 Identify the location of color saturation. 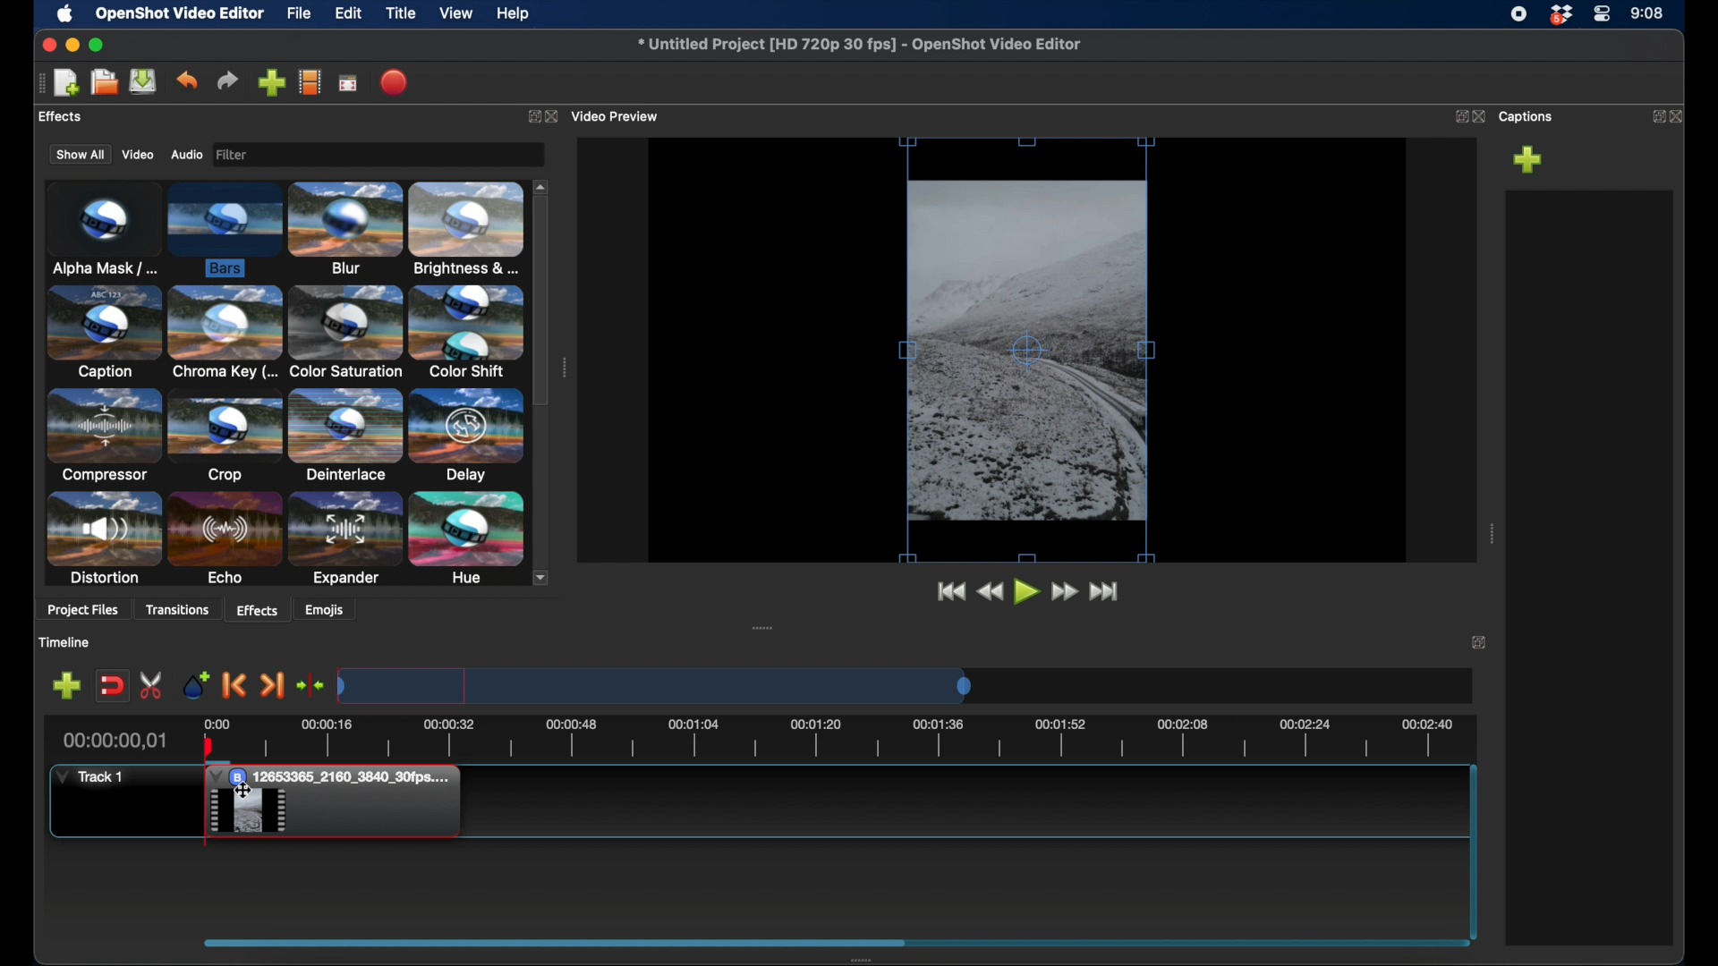
(345, 333).